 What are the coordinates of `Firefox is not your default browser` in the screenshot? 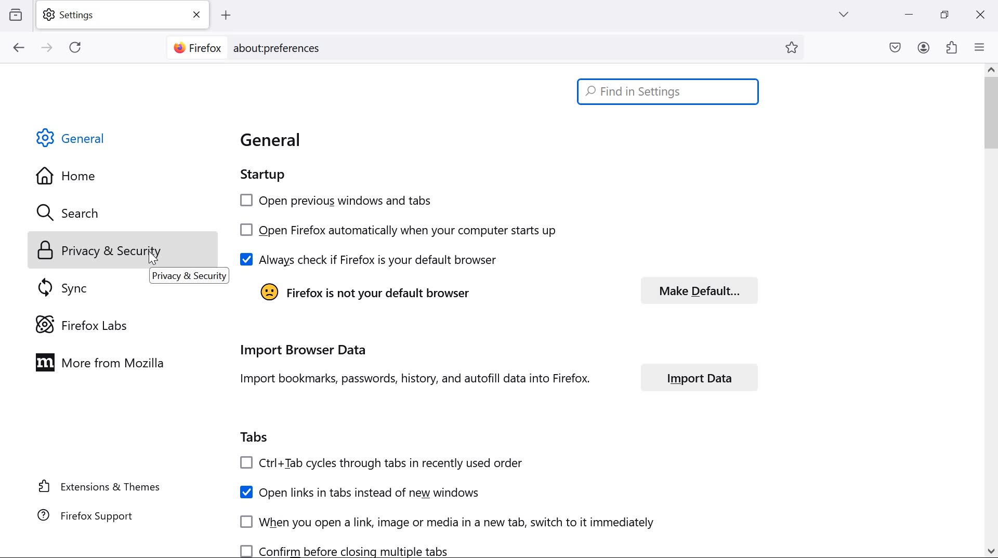 It's located at (360, 294).